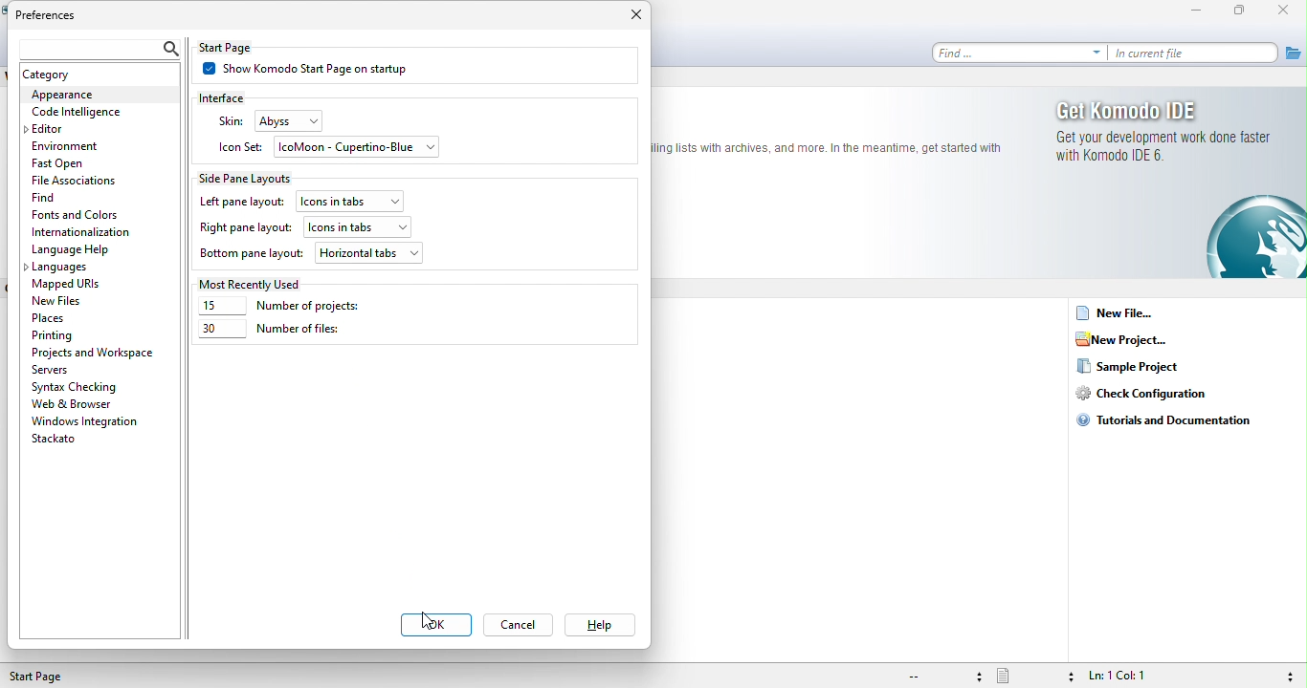 This screenshot has height=688, width=1307. Describe the element at coordinates (234, 97) in the screenshot. I see `interface` at that location.